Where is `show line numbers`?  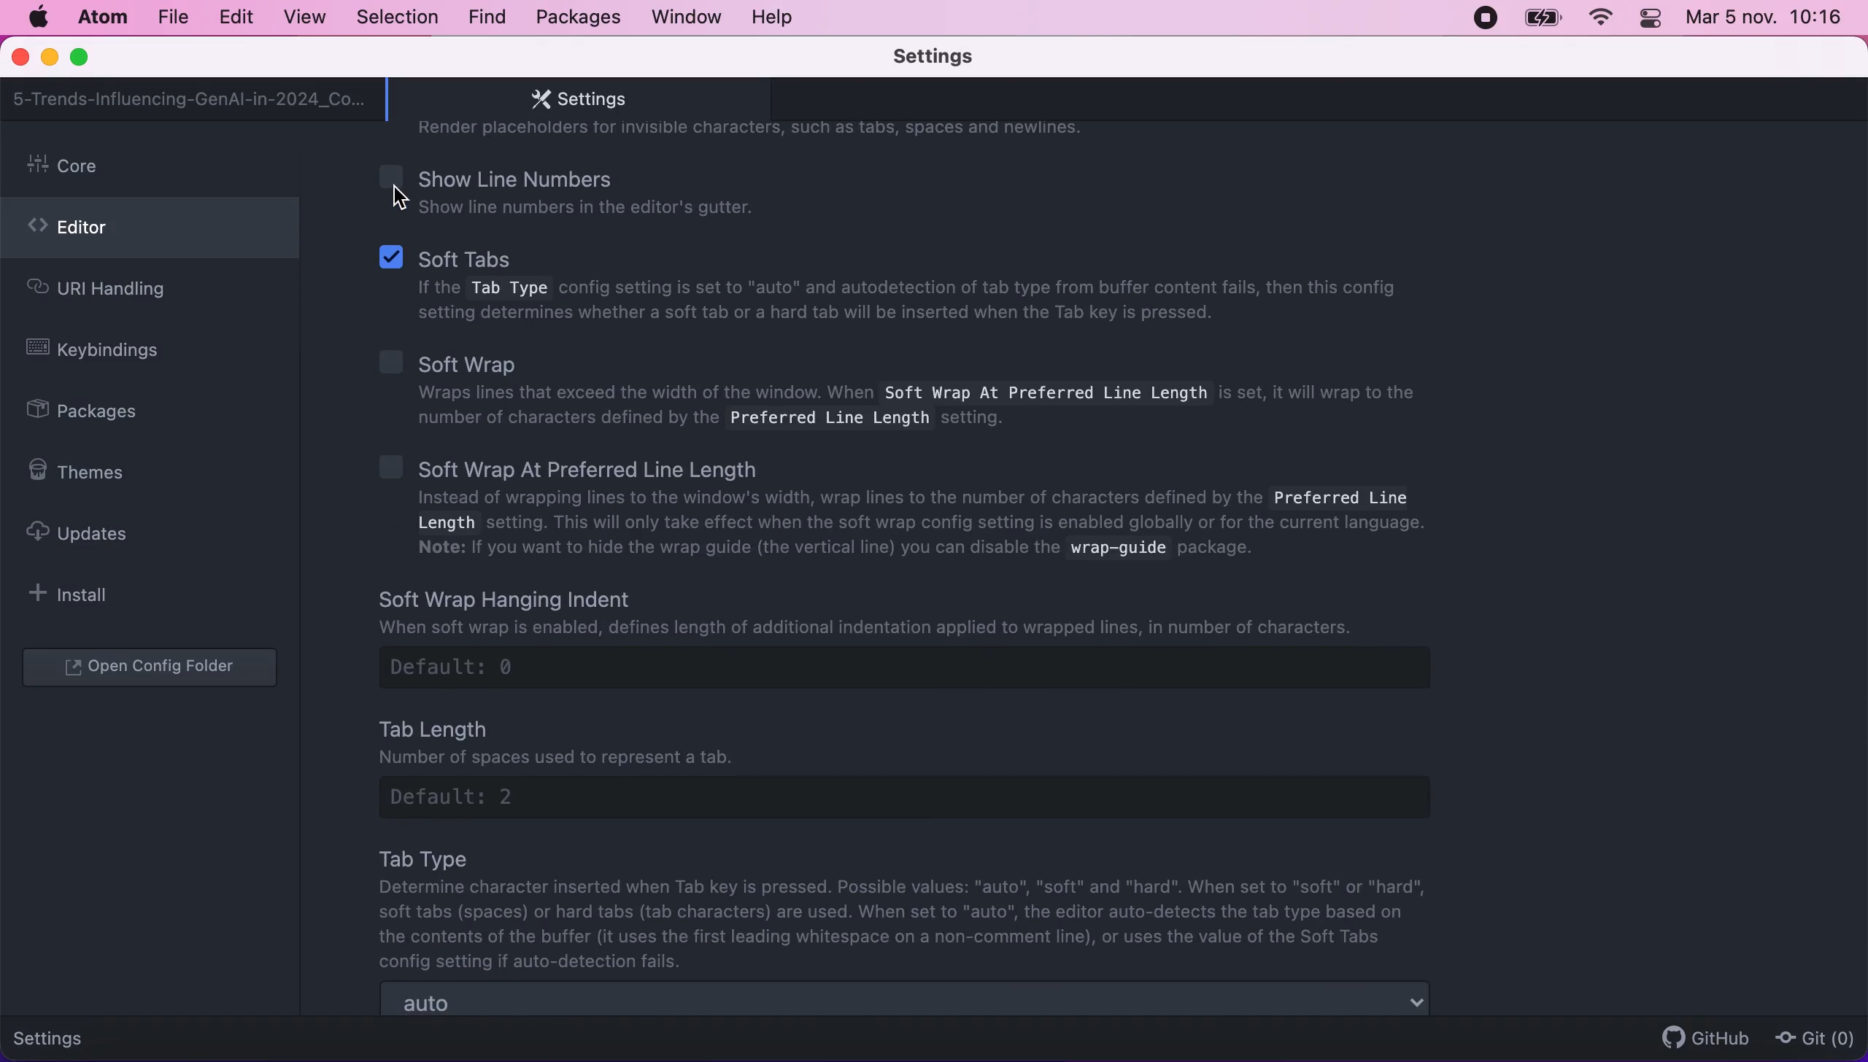
show line numbers is located at coordinates (605, 190).